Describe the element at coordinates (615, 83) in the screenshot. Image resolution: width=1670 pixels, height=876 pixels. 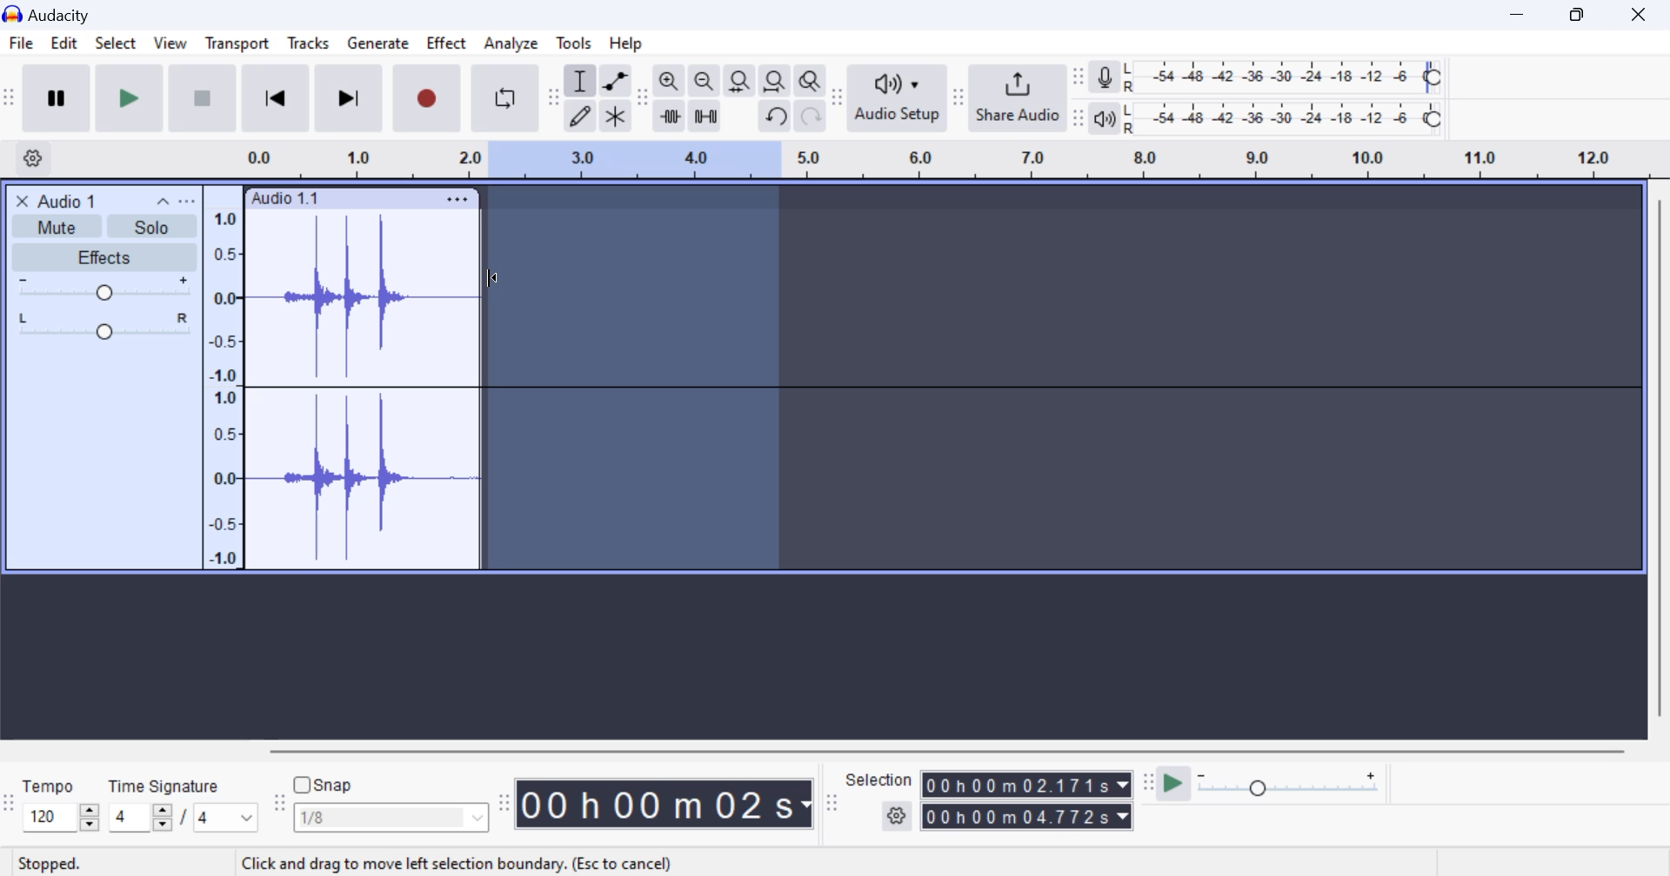
I see `envelop tool` at that location.